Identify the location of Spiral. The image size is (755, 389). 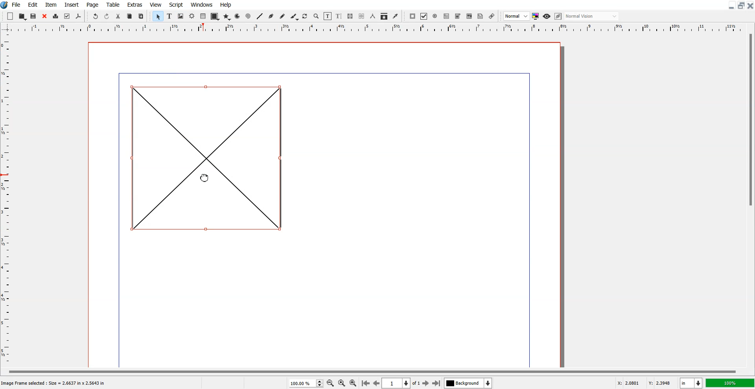
(248, 16).